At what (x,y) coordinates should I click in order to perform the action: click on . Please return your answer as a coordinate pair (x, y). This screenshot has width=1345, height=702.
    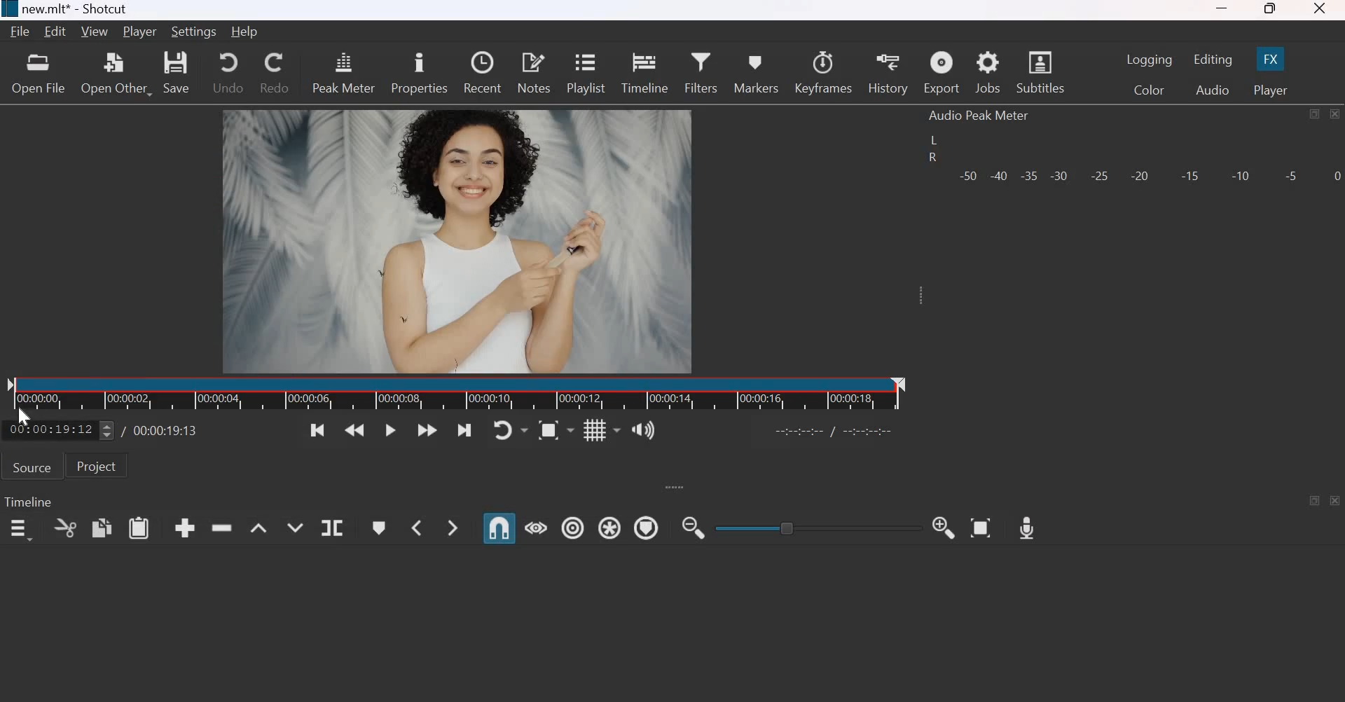
    Looking at the image, I should click on (8, 9).